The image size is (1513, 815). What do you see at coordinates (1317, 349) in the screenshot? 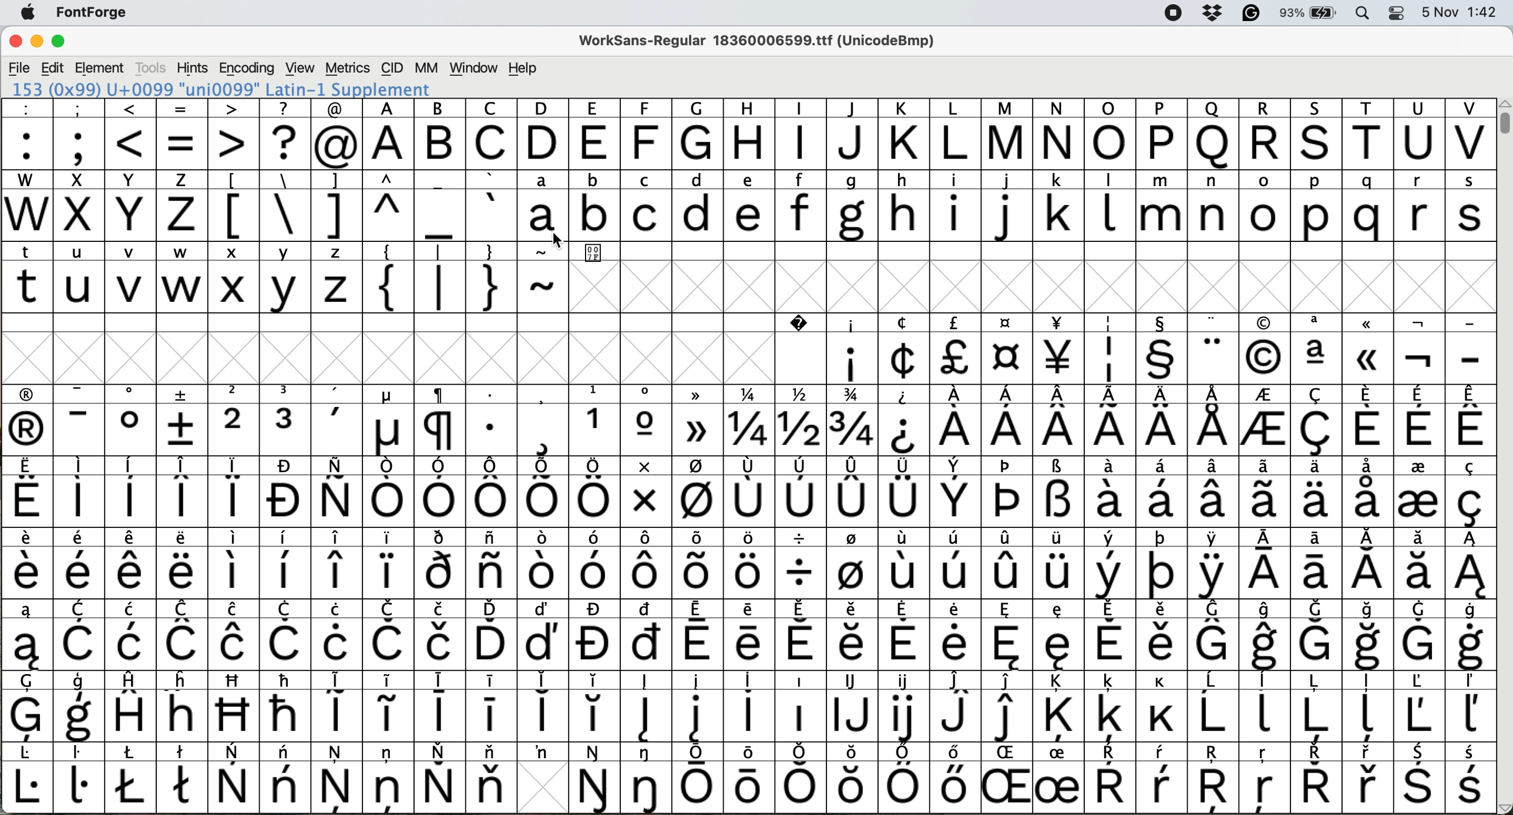
I see `symbol` at bounding box center [1317, 349].